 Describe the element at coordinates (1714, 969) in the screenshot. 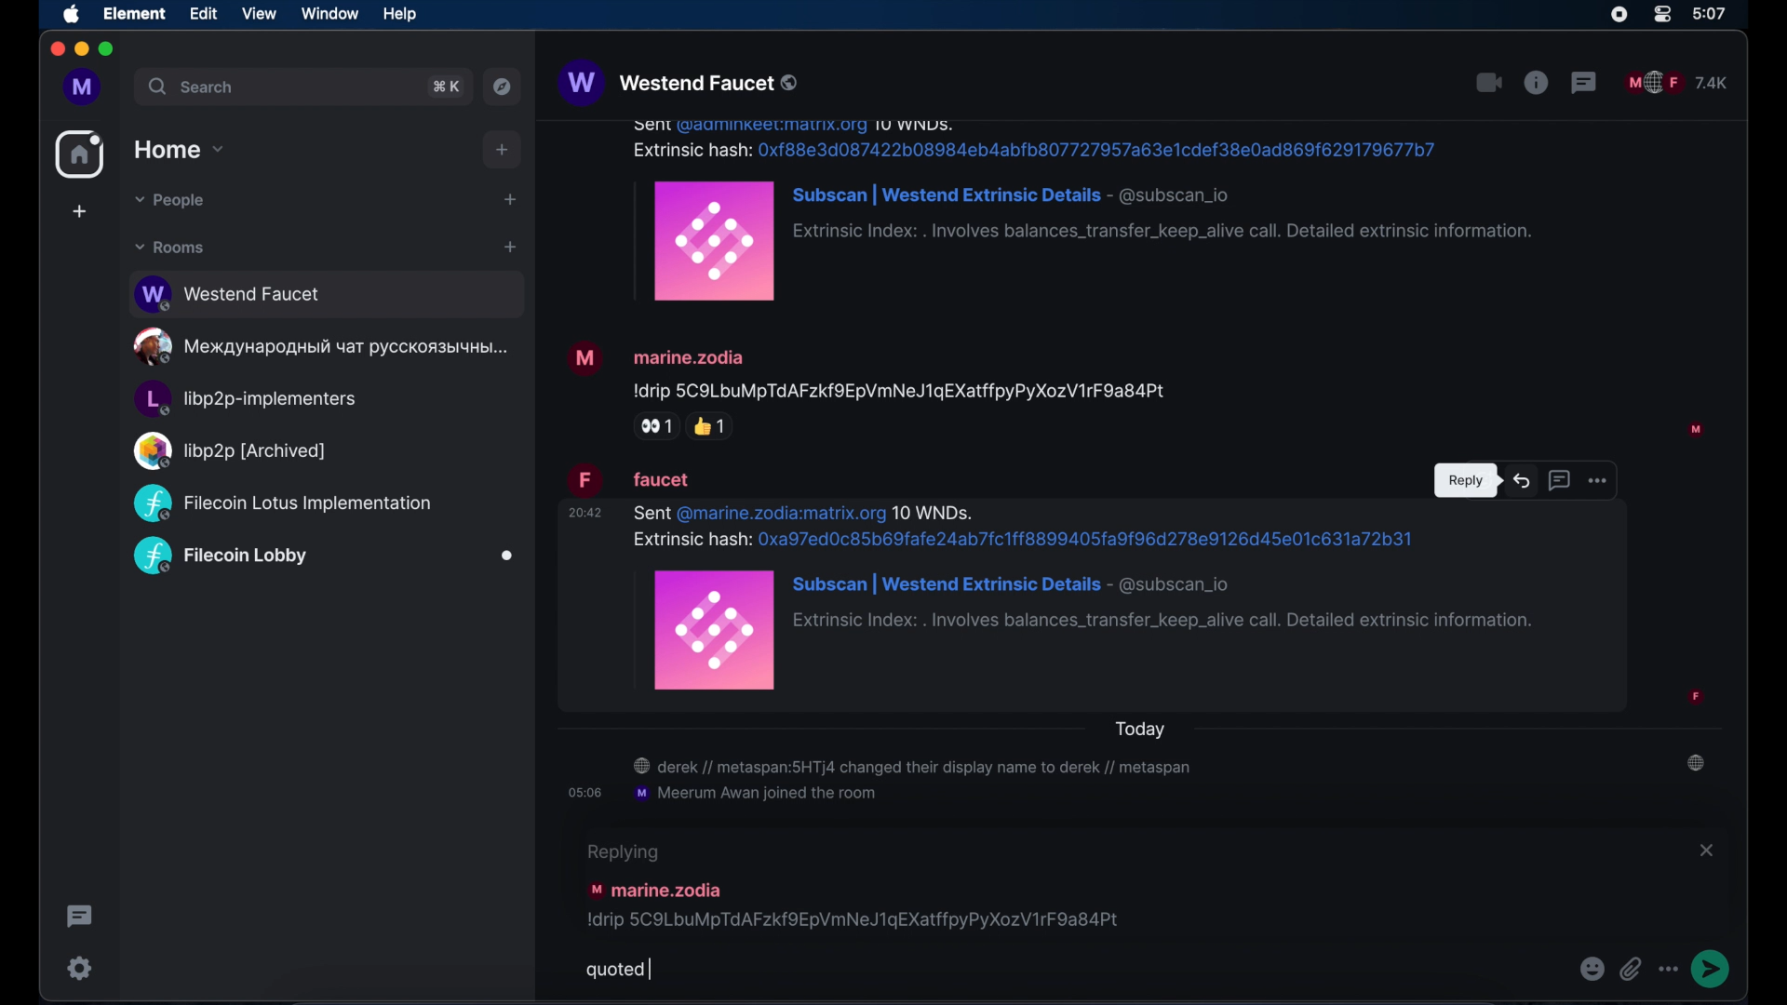

I see `send message` at that location.